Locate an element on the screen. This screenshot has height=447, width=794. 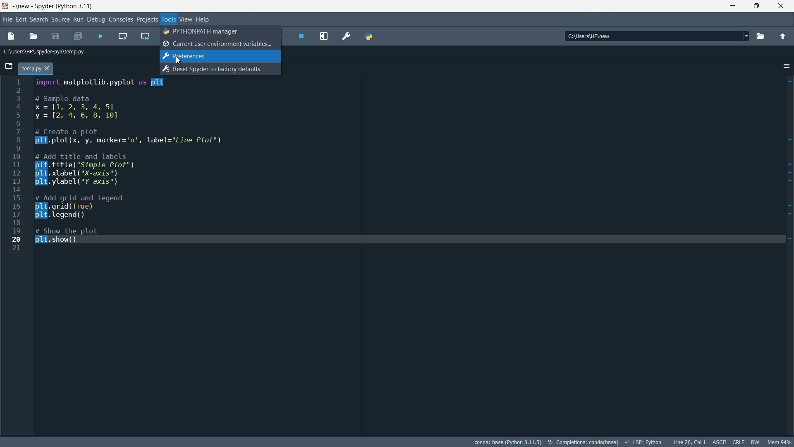
preferences is located at coordinates (183, 56).